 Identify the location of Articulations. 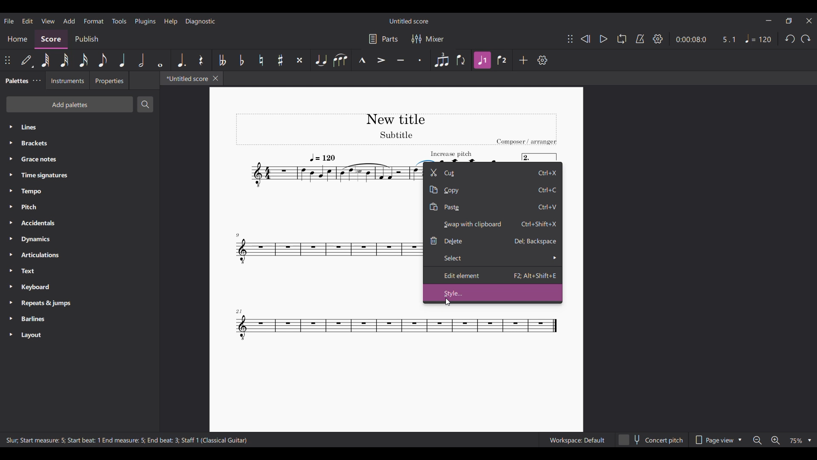
(80, 255).